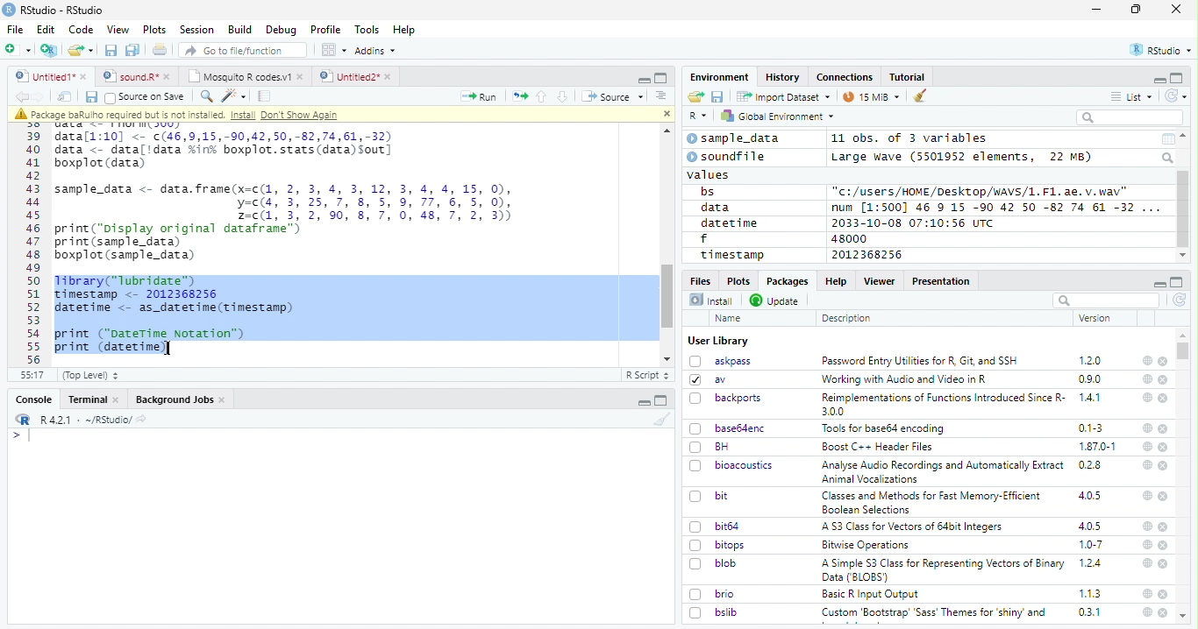 The image size is (1198, 629). I want to click on close, so click(1164, 594).